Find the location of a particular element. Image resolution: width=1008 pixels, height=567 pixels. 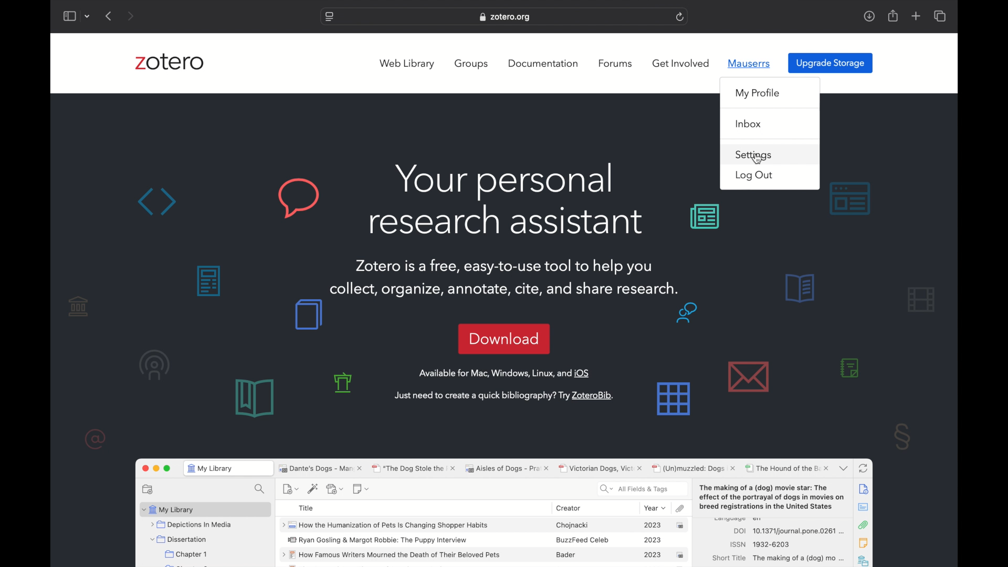

show tab overview is located at coordinates (940, 16).